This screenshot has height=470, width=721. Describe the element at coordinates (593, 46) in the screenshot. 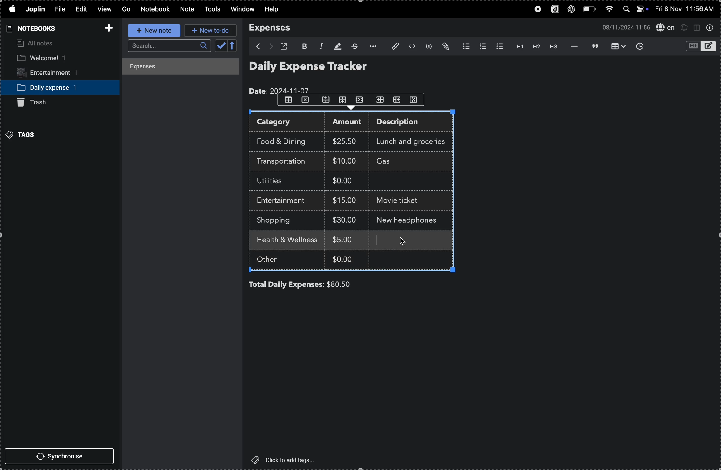

I see `blockquote` at that location.